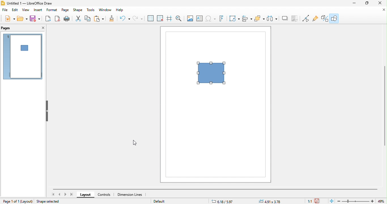 The width and height of the screenshot is (387, 204). Describe the element at coordinates (285, 18) in the screenshot. I see `crop image` at that location.